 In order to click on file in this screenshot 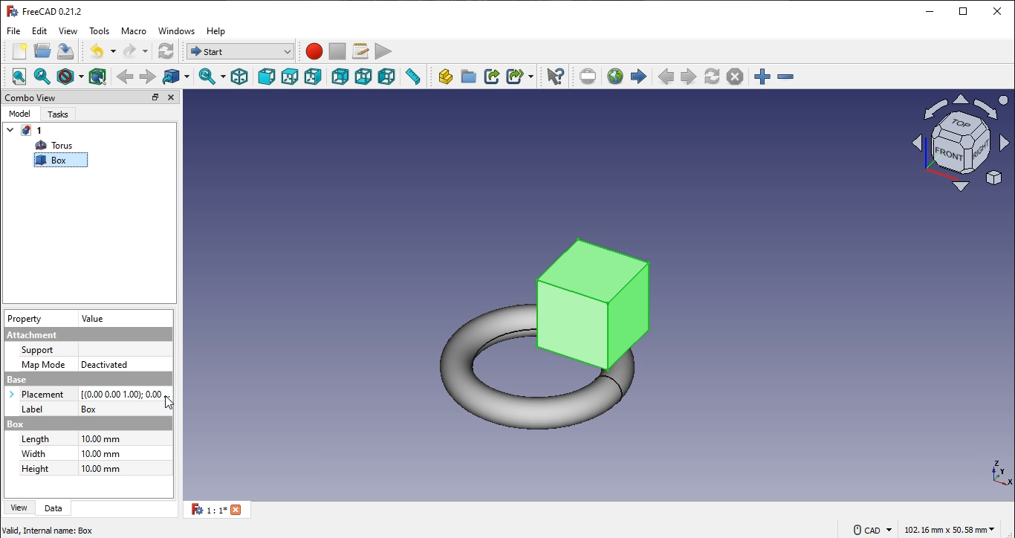, I will do `click(16, 30)`.